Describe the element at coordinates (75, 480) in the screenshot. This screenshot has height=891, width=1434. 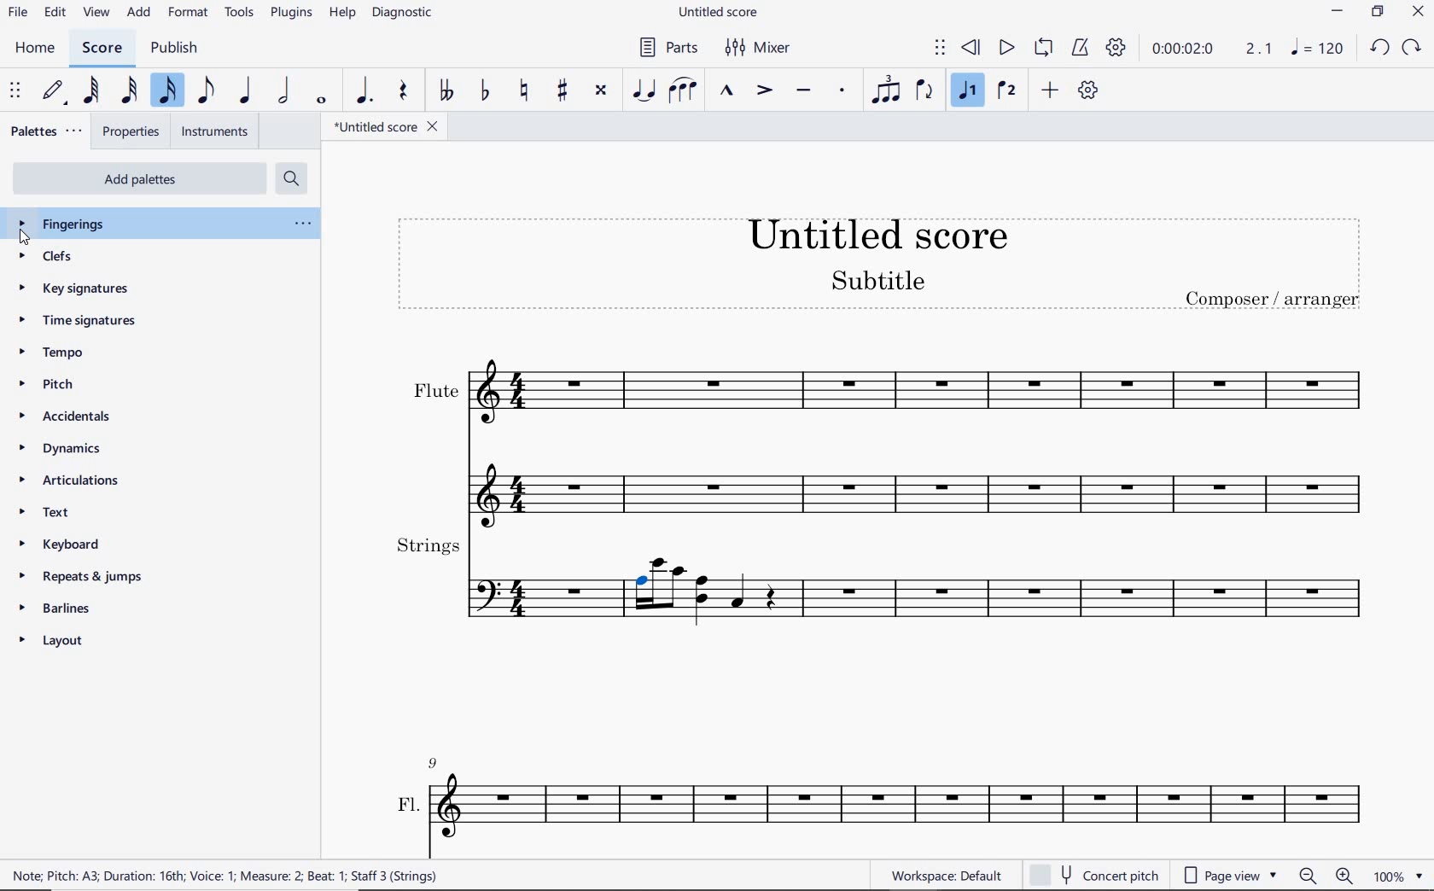
I see `articulations` at that location.